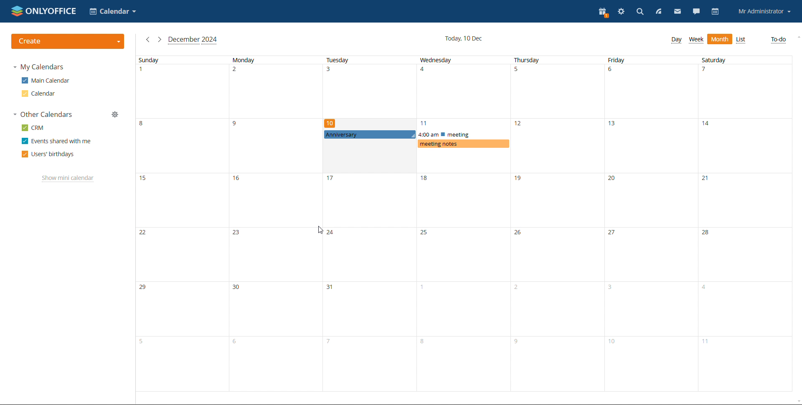  I want to click on present, so click(604, 12).